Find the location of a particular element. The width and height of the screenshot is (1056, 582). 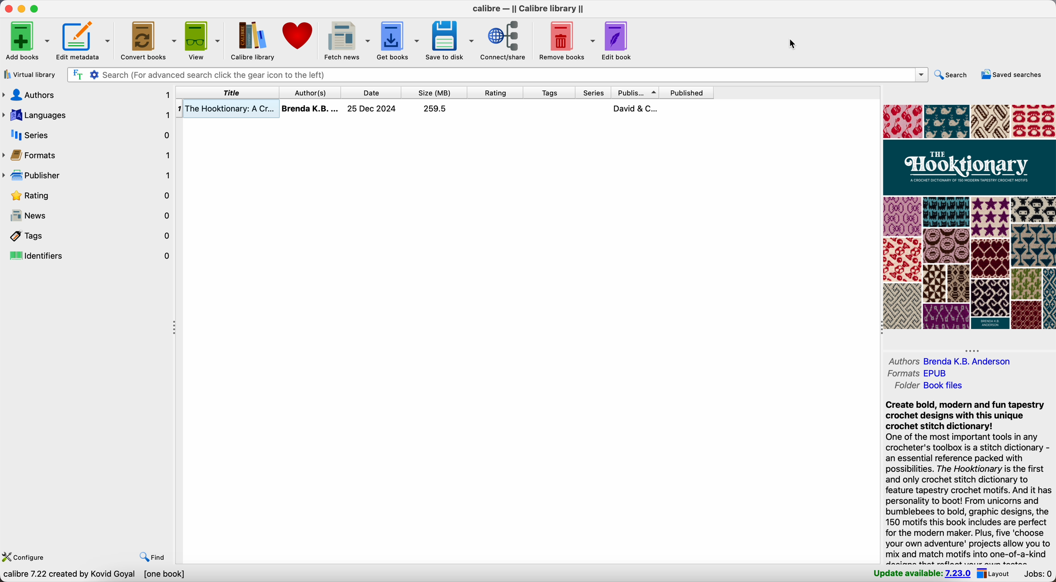

authors is located at coordinates (952, 361).